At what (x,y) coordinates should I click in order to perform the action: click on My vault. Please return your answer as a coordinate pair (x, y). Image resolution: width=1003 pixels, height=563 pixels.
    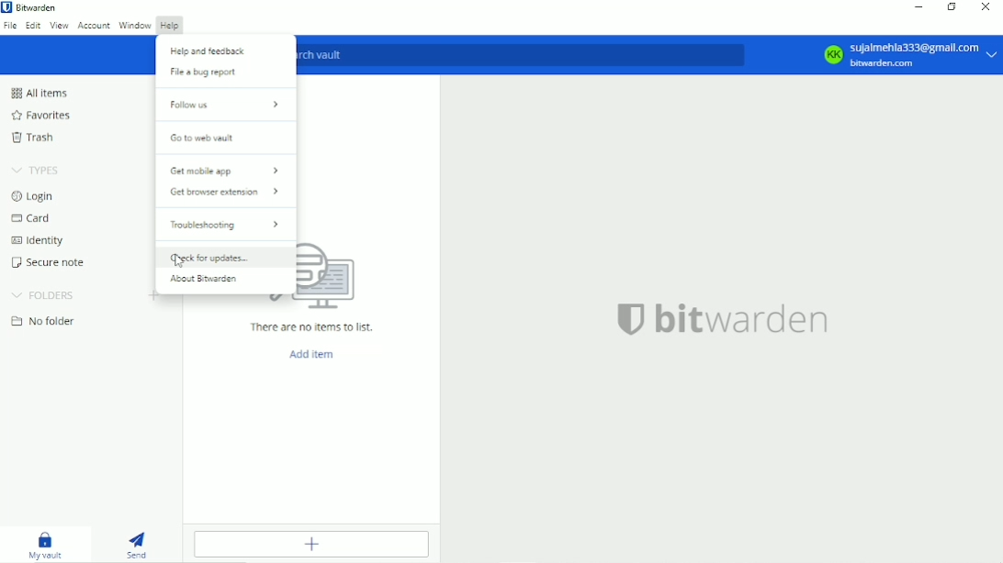
    Looking at the image, I should click on (44, 543).